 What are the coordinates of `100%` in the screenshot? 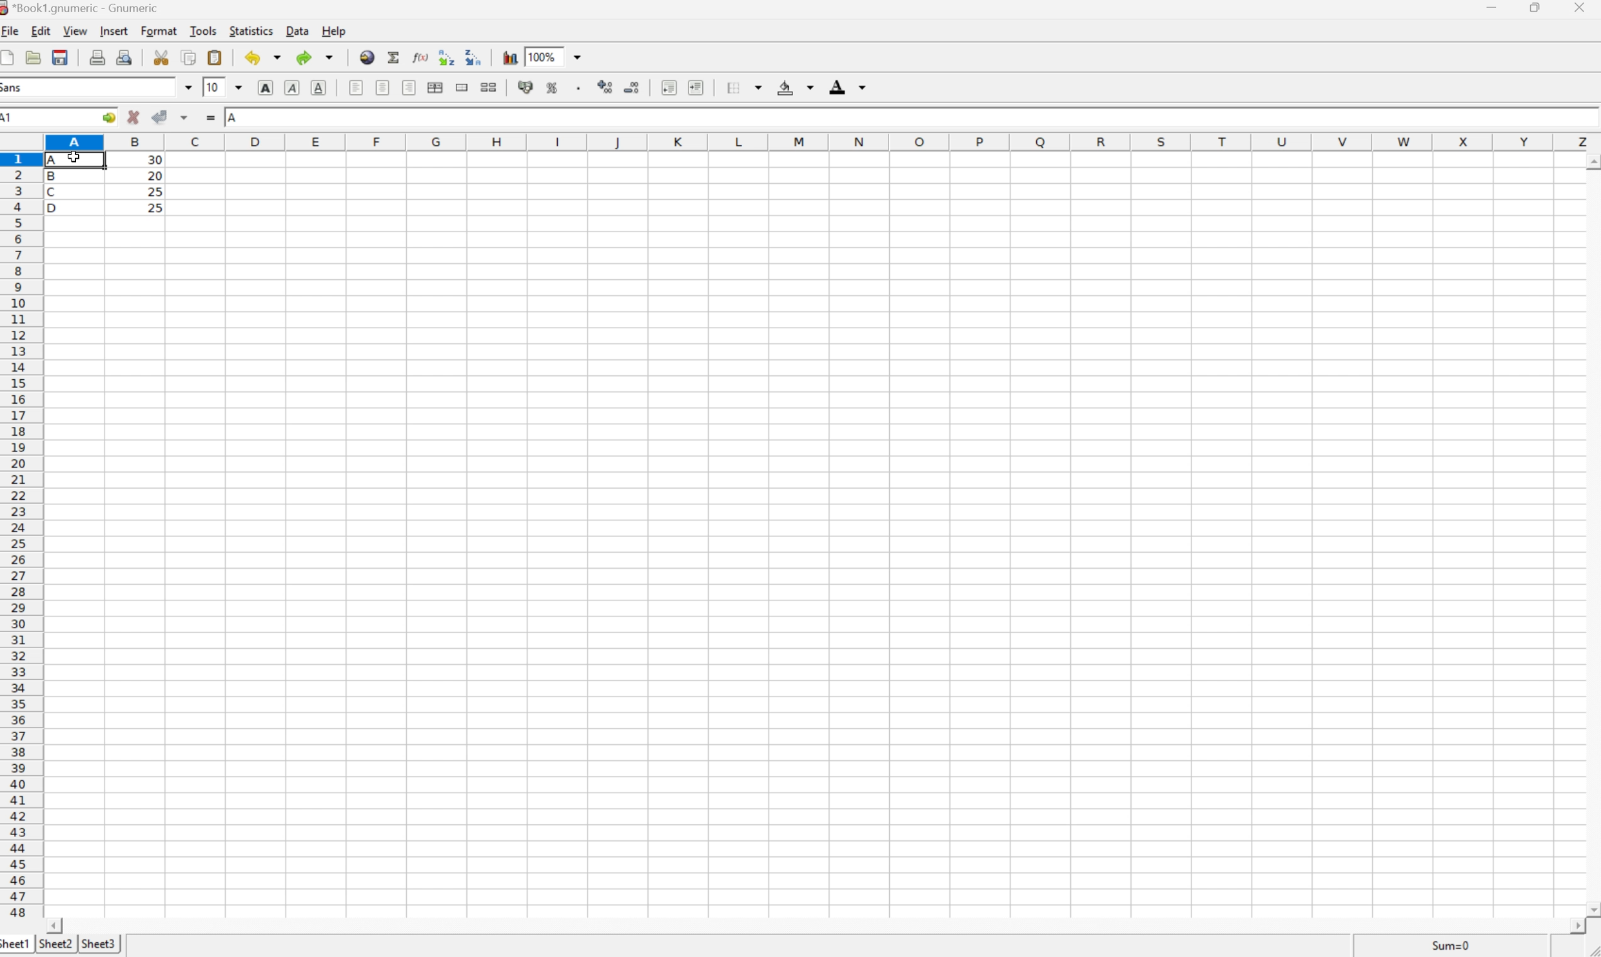 It's located at (540, 56).